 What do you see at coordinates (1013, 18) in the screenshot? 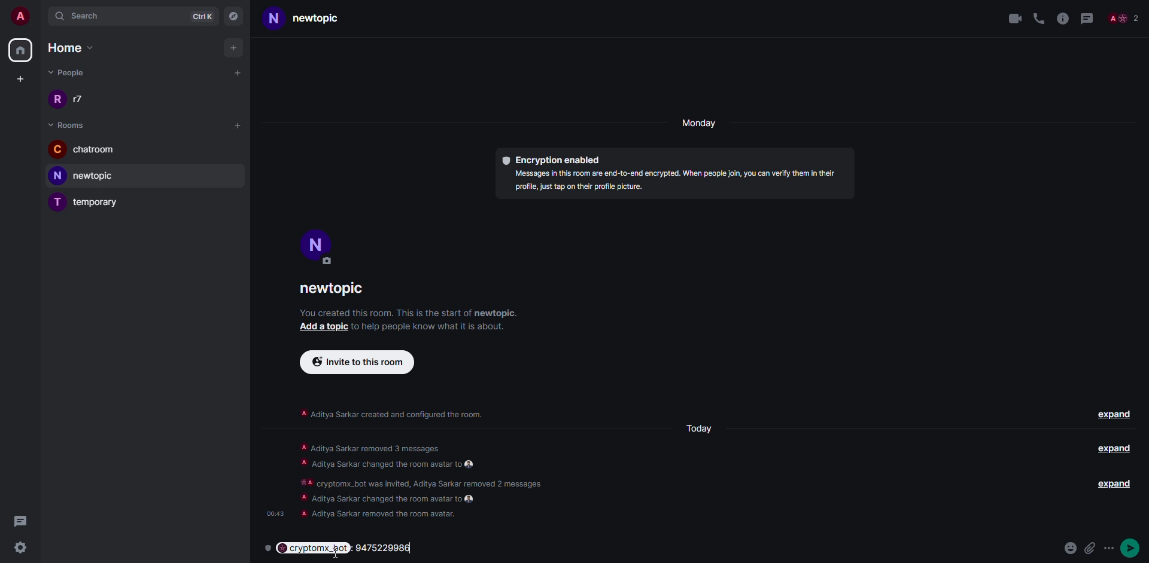
I see `video call` at bounding box center [1013, 18].